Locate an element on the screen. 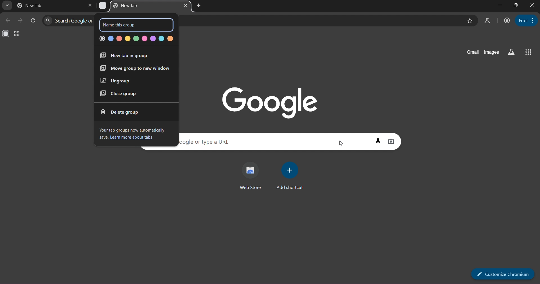 This screenshot has height=284, width=540. google is located at coordinates (271, 102).